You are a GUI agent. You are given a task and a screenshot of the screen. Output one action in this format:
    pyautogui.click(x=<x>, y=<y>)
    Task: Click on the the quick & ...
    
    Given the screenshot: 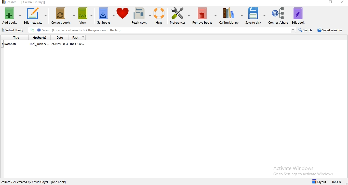 What is the action you would take?
    pyautogui.click(x=39, y=44)
    